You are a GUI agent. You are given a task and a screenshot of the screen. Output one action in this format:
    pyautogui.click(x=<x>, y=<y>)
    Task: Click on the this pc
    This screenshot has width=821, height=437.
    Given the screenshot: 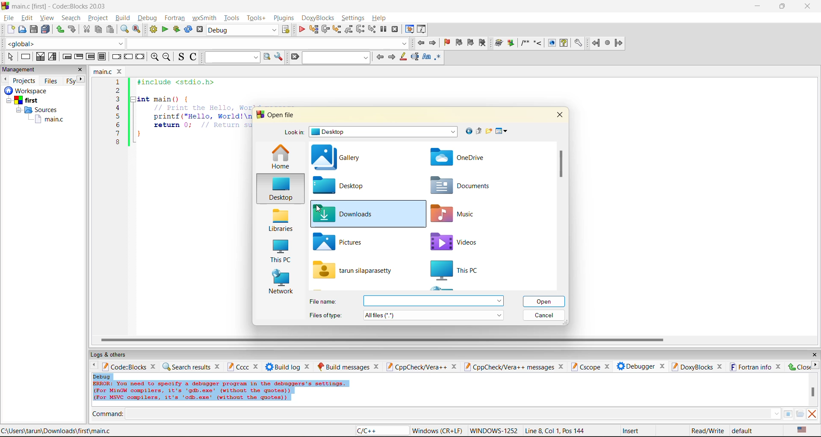 What is the action you would take?
    pyautogui.click(x=280, y=252)
    